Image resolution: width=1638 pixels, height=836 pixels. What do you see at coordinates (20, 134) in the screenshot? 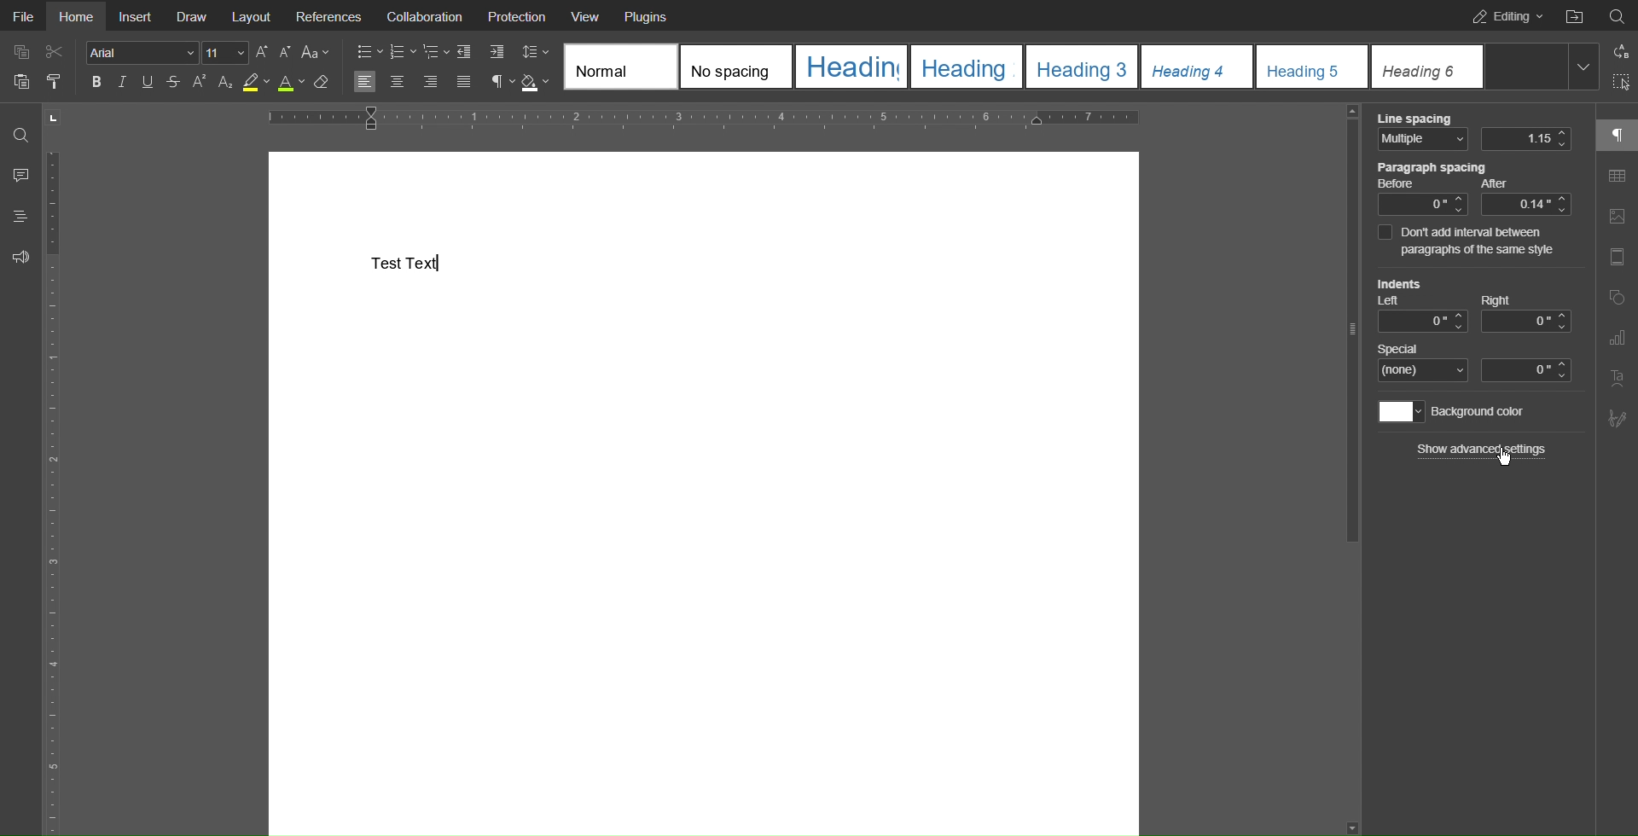
I see `Search` at bounding box center [20, 134].